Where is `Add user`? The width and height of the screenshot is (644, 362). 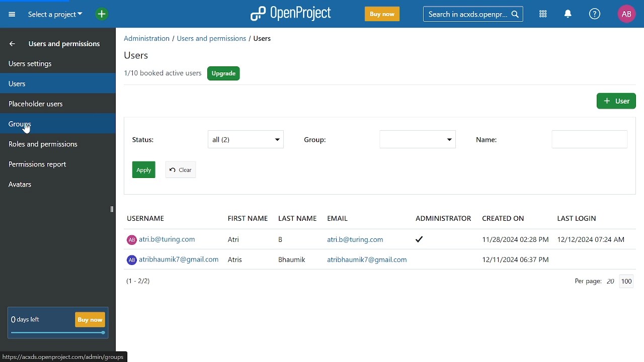
Add user is located at coordinates (615, 101).